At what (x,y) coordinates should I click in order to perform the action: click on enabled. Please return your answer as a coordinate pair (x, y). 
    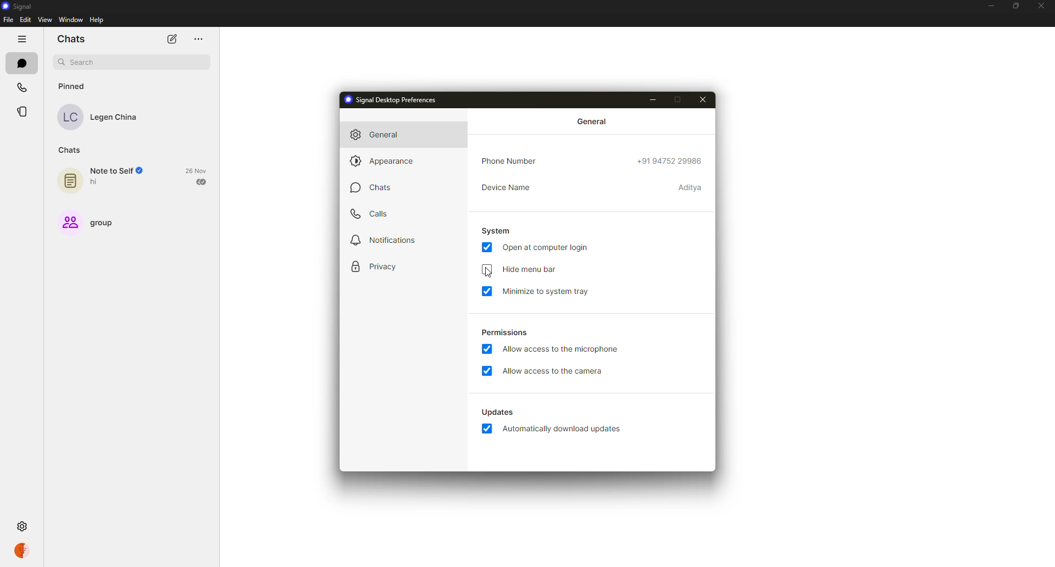
    Looking at the image, I should click on (486, 429).